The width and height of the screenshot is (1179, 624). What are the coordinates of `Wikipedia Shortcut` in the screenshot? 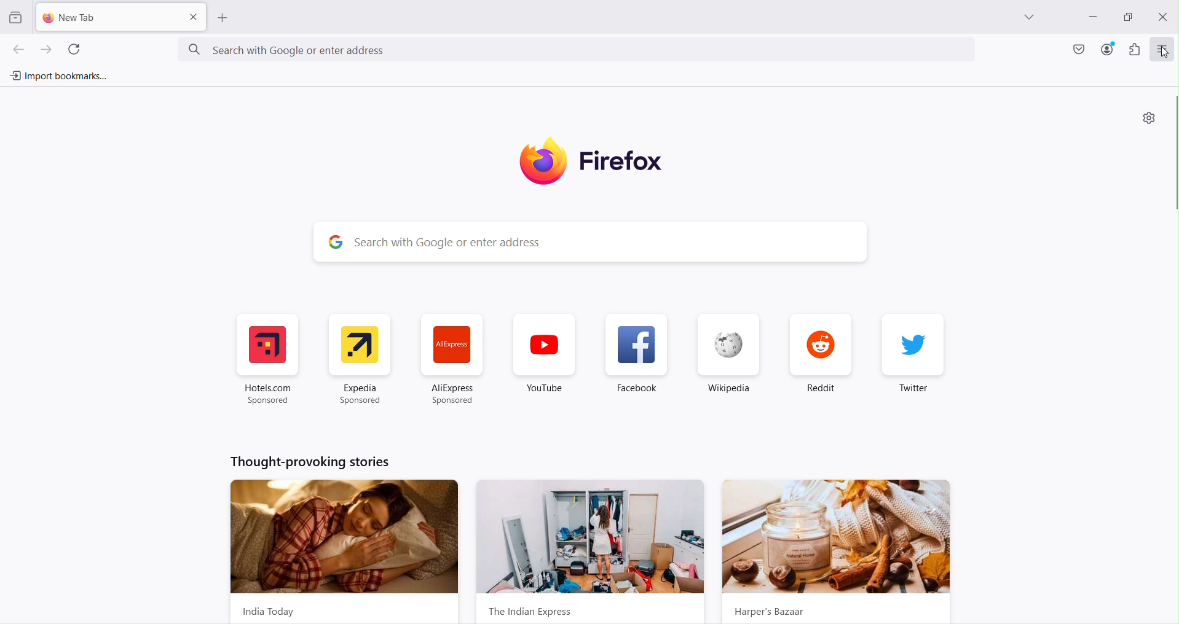 It's located at (728, 361).